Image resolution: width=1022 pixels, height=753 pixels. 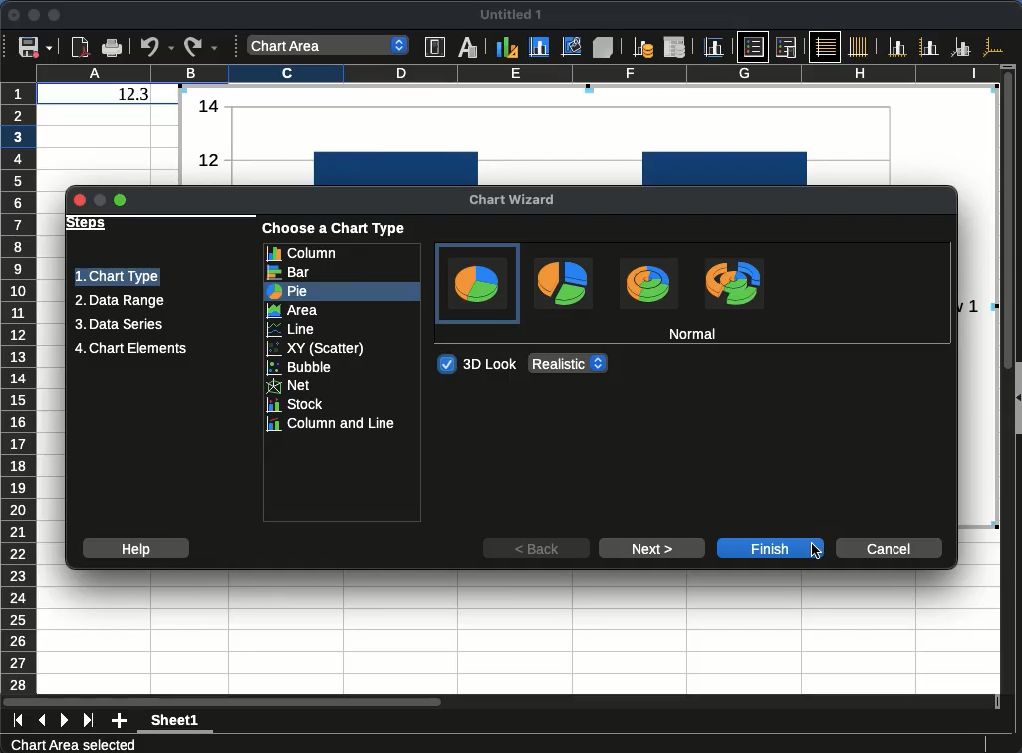 I want to click on Minimize, so click(x=100, y=199).